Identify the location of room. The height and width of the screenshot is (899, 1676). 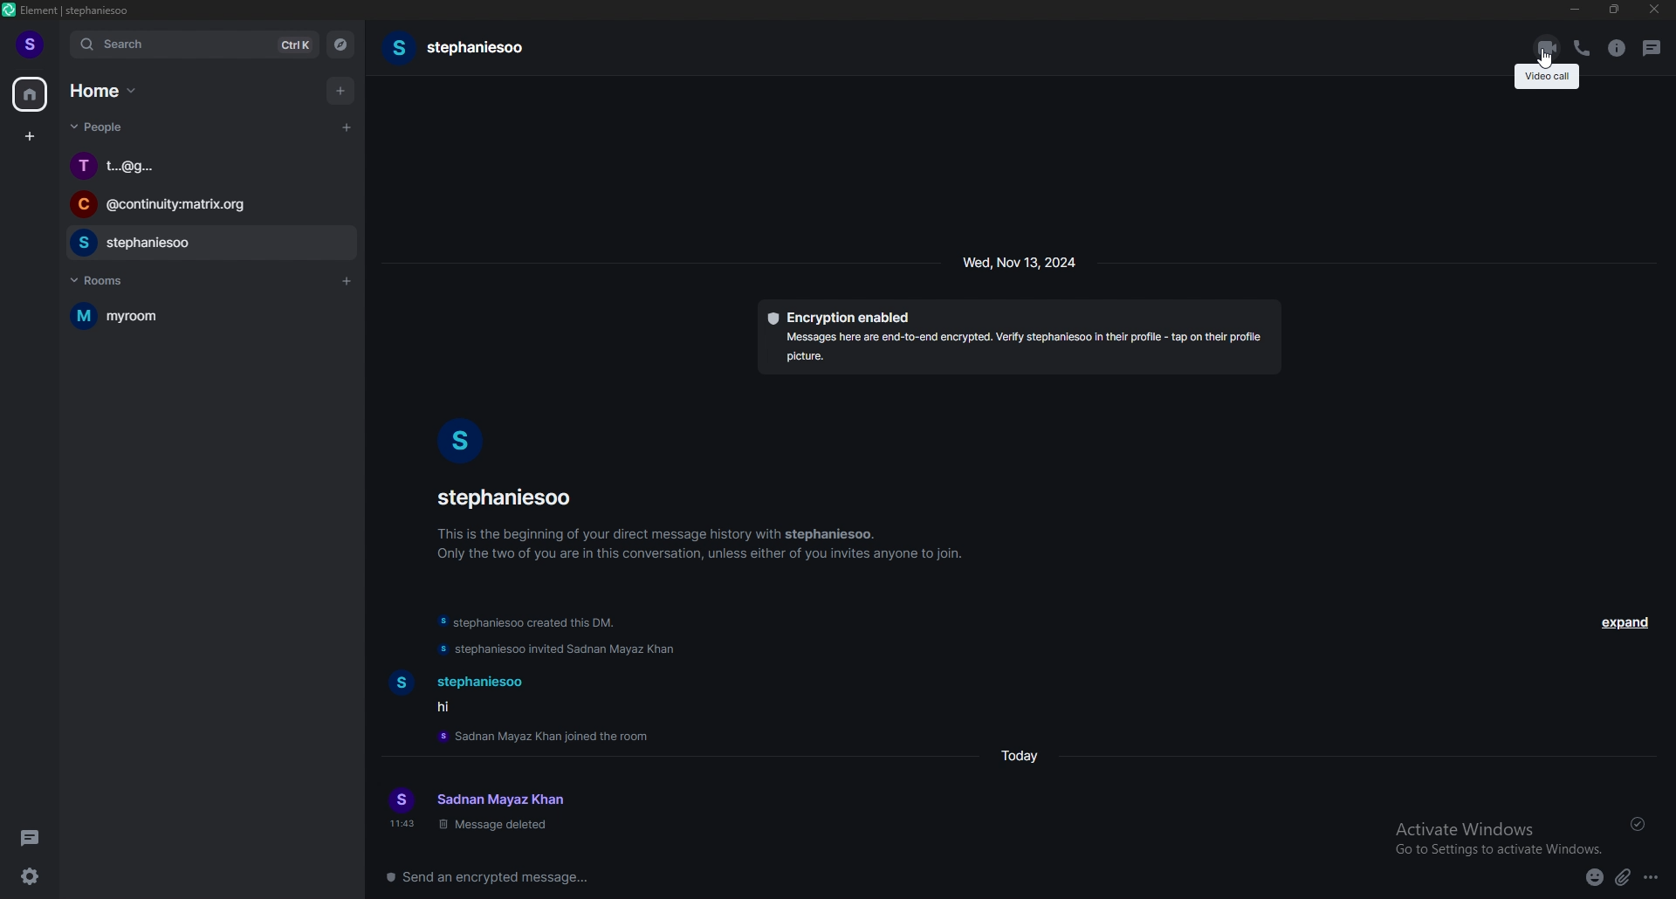
(204, 315).